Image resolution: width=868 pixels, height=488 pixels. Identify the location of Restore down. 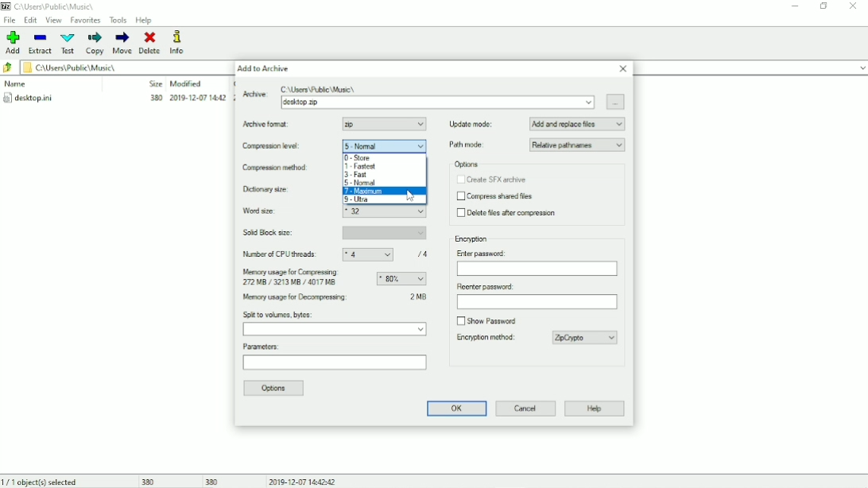
(825, 6).